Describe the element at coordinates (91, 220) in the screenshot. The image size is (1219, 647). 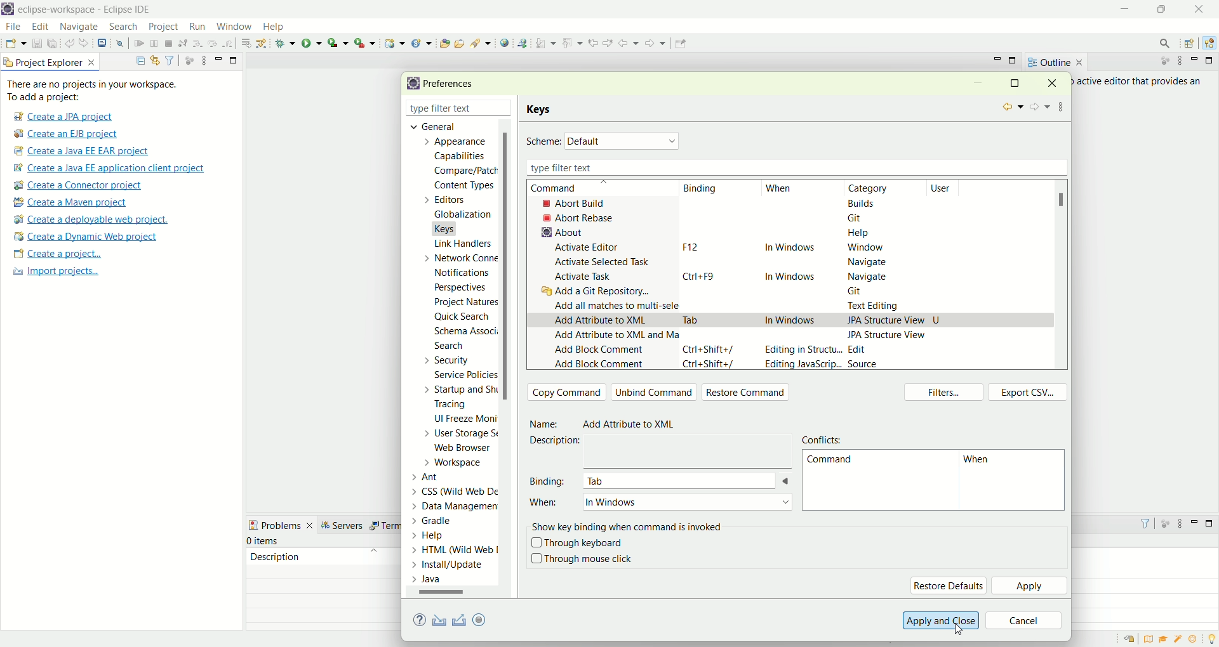
I see `create a deployable web project` at that location.